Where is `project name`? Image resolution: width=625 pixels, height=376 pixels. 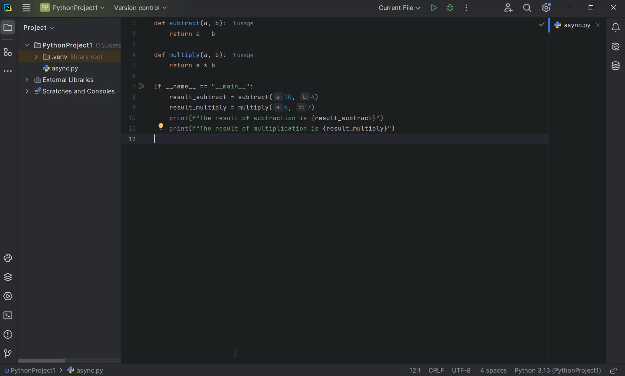
project name is located at coordinates (70, 45).